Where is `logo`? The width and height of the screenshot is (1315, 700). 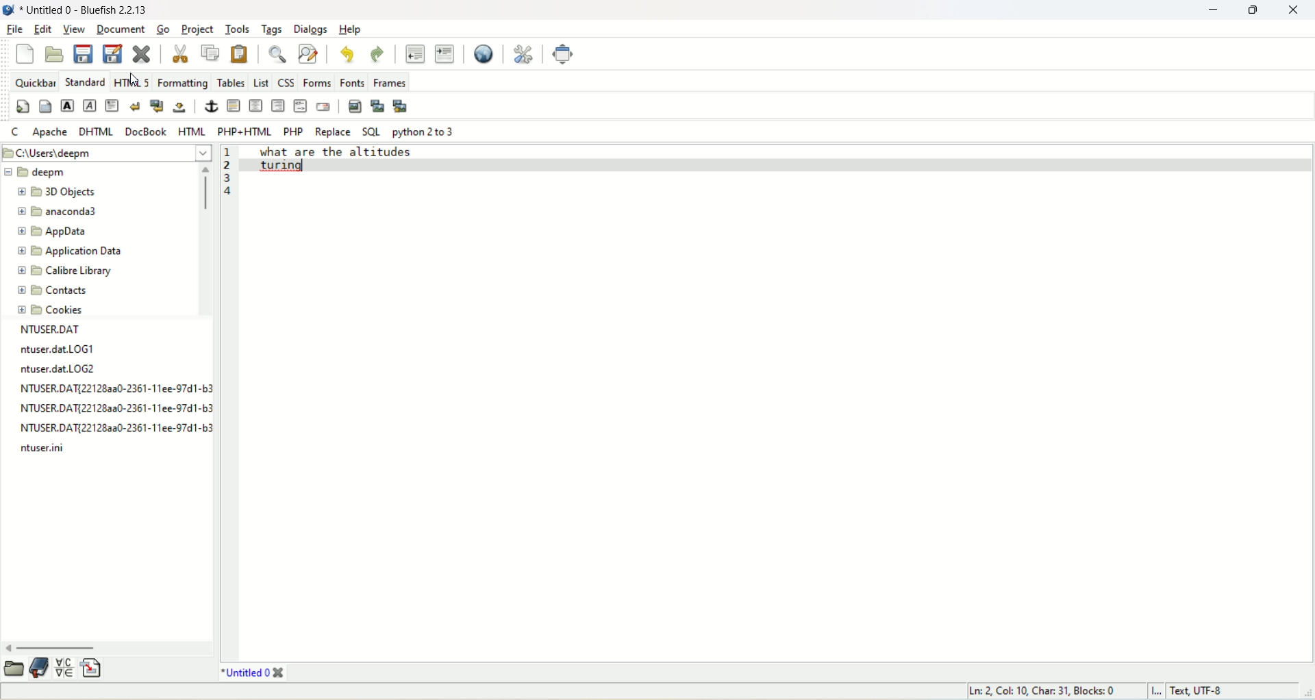
logo is located at coordinates (8, 10).